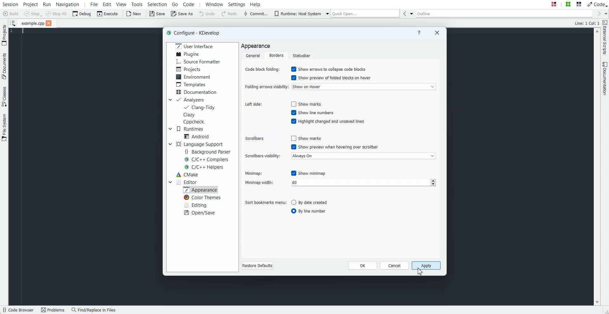  What do you see at coordinates (207, 159) in the screenshot?
I see `C/C++ Compilers` at bounding box center [207, 159].